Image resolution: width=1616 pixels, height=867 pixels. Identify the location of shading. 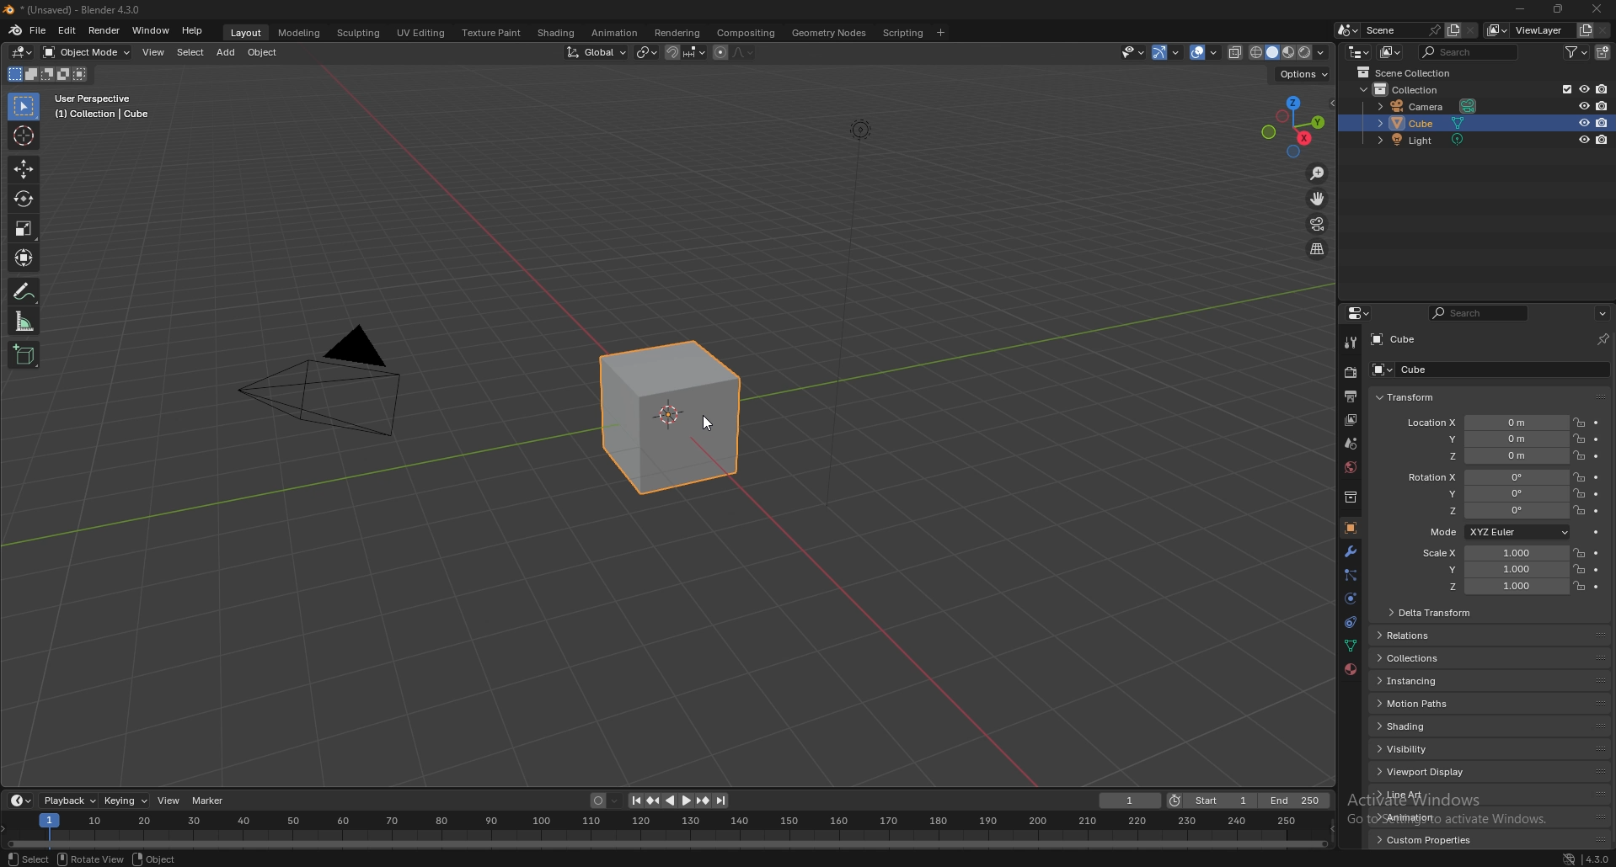
(1440, 725).